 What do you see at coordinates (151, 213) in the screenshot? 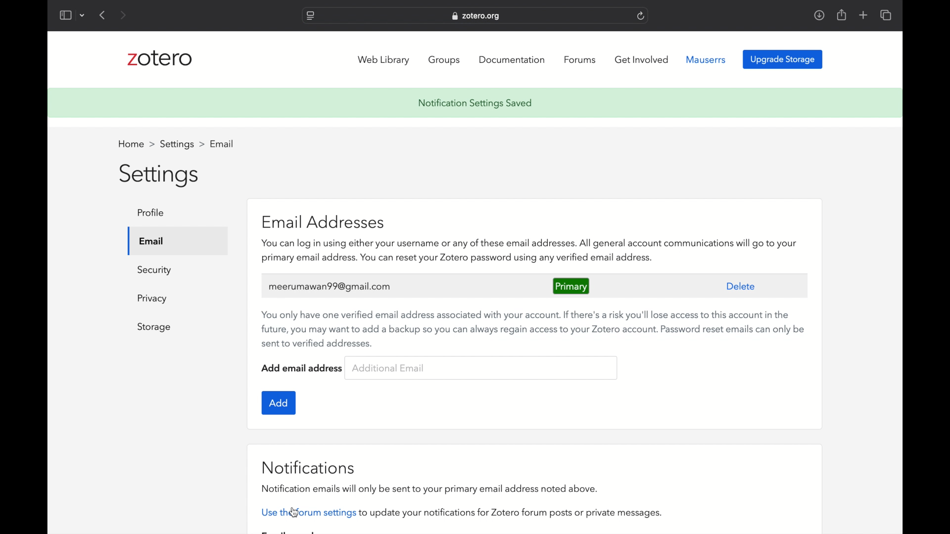
I see `profile` at bounding box center [151, 213].